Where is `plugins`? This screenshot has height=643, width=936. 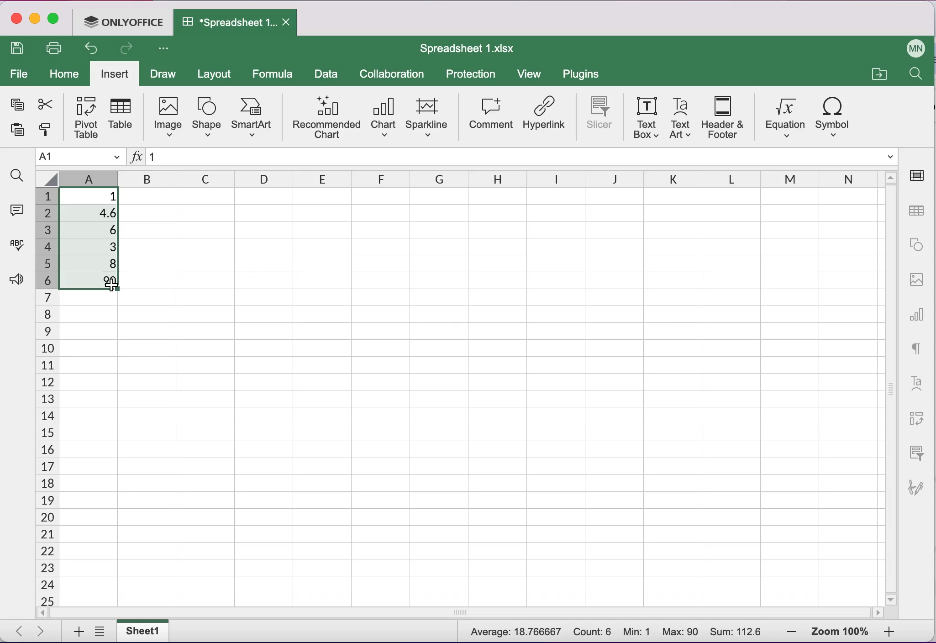
plugins is located at coordinates (582, 75).